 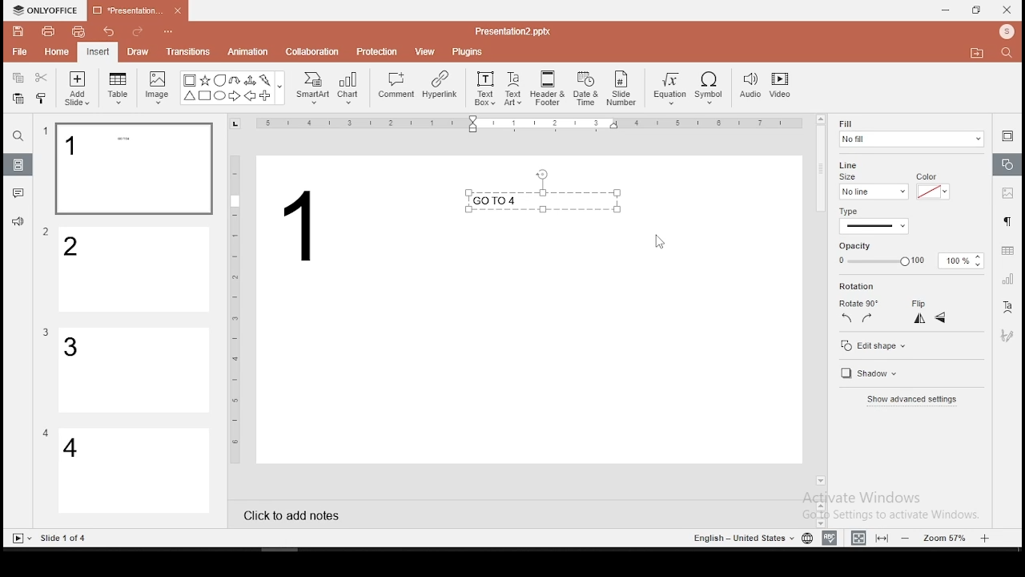 I want to click on fit to width, so click(x=855, y=537).